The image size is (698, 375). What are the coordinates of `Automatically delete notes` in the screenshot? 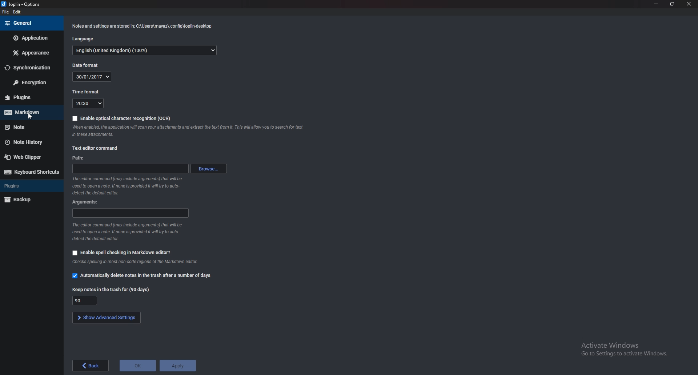 It's located at (149, 276).